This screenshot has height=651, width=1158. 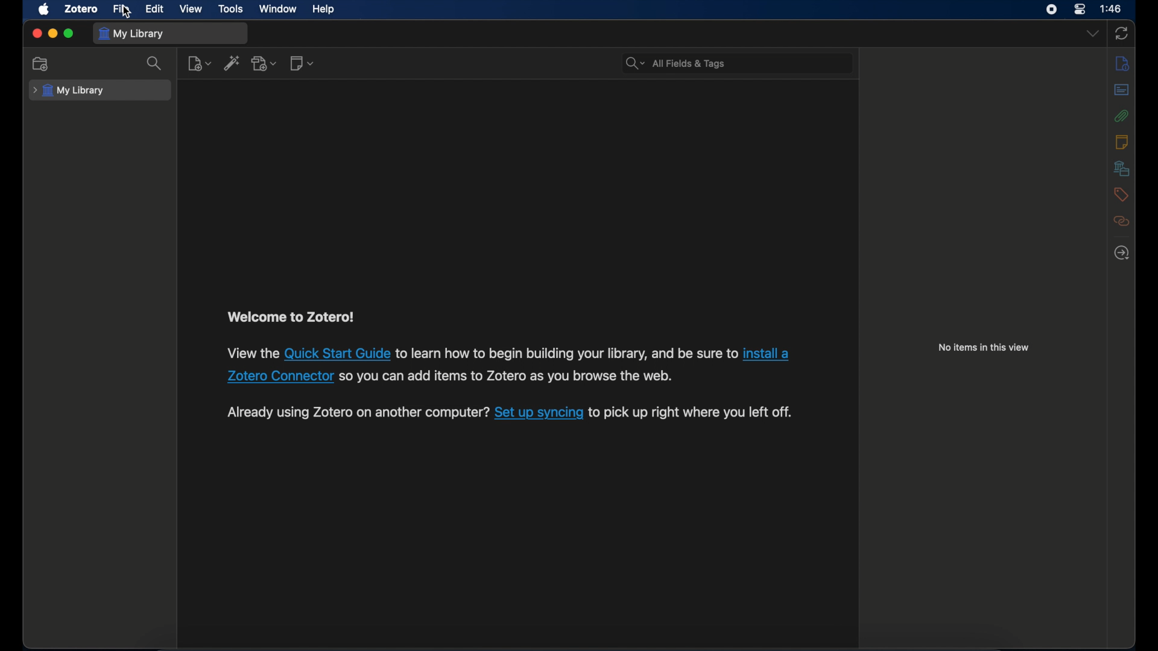 I want to click on to pick up right where you left off., so click(x=691, y=414).